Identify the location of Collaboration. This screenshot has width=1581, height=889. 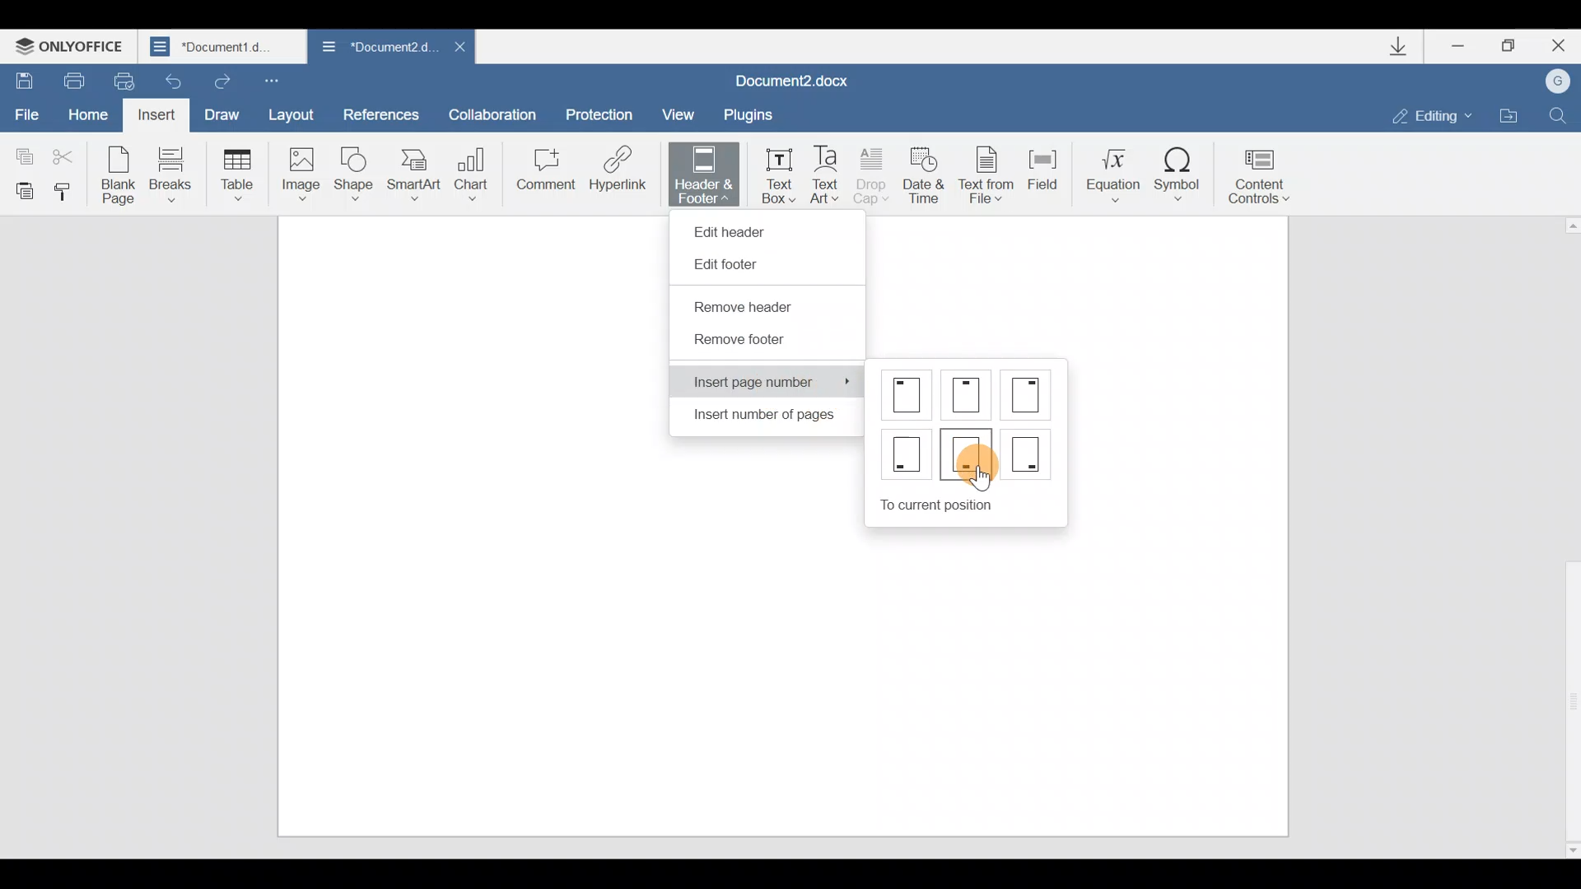
(498, 113).